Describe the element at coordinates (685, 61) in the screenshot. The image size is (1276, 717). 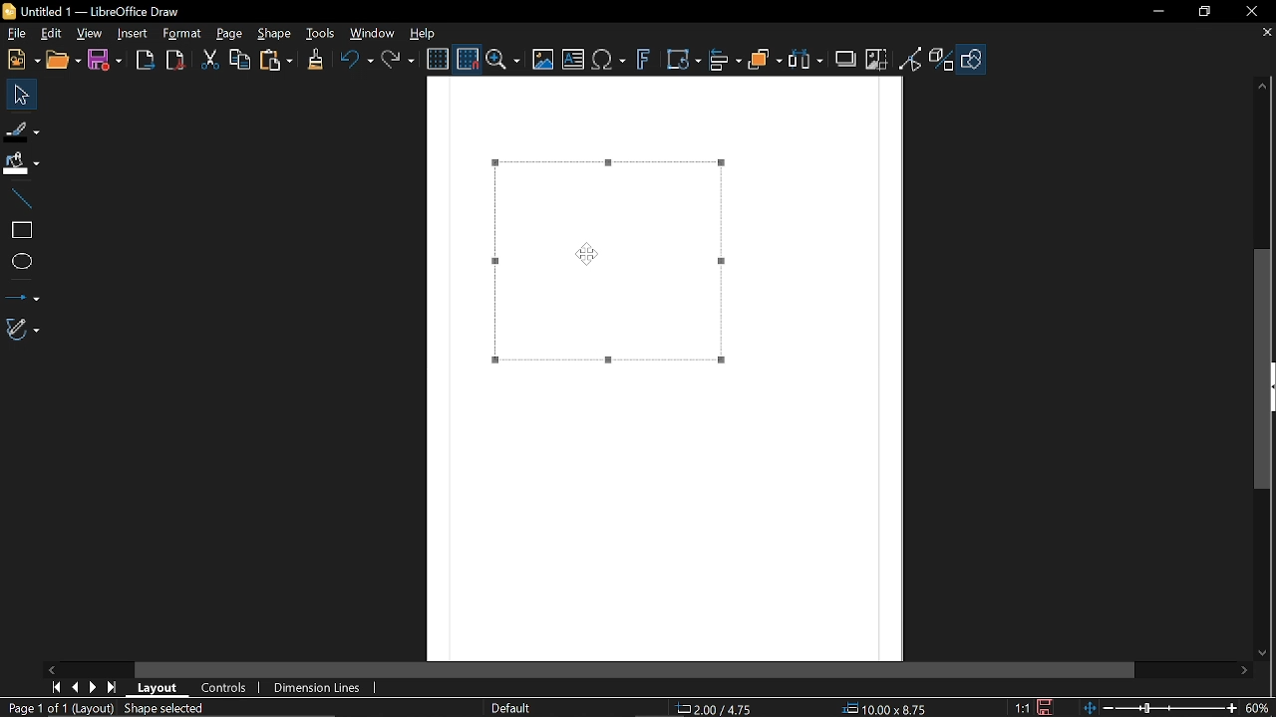
I see `Transformations` at that location.